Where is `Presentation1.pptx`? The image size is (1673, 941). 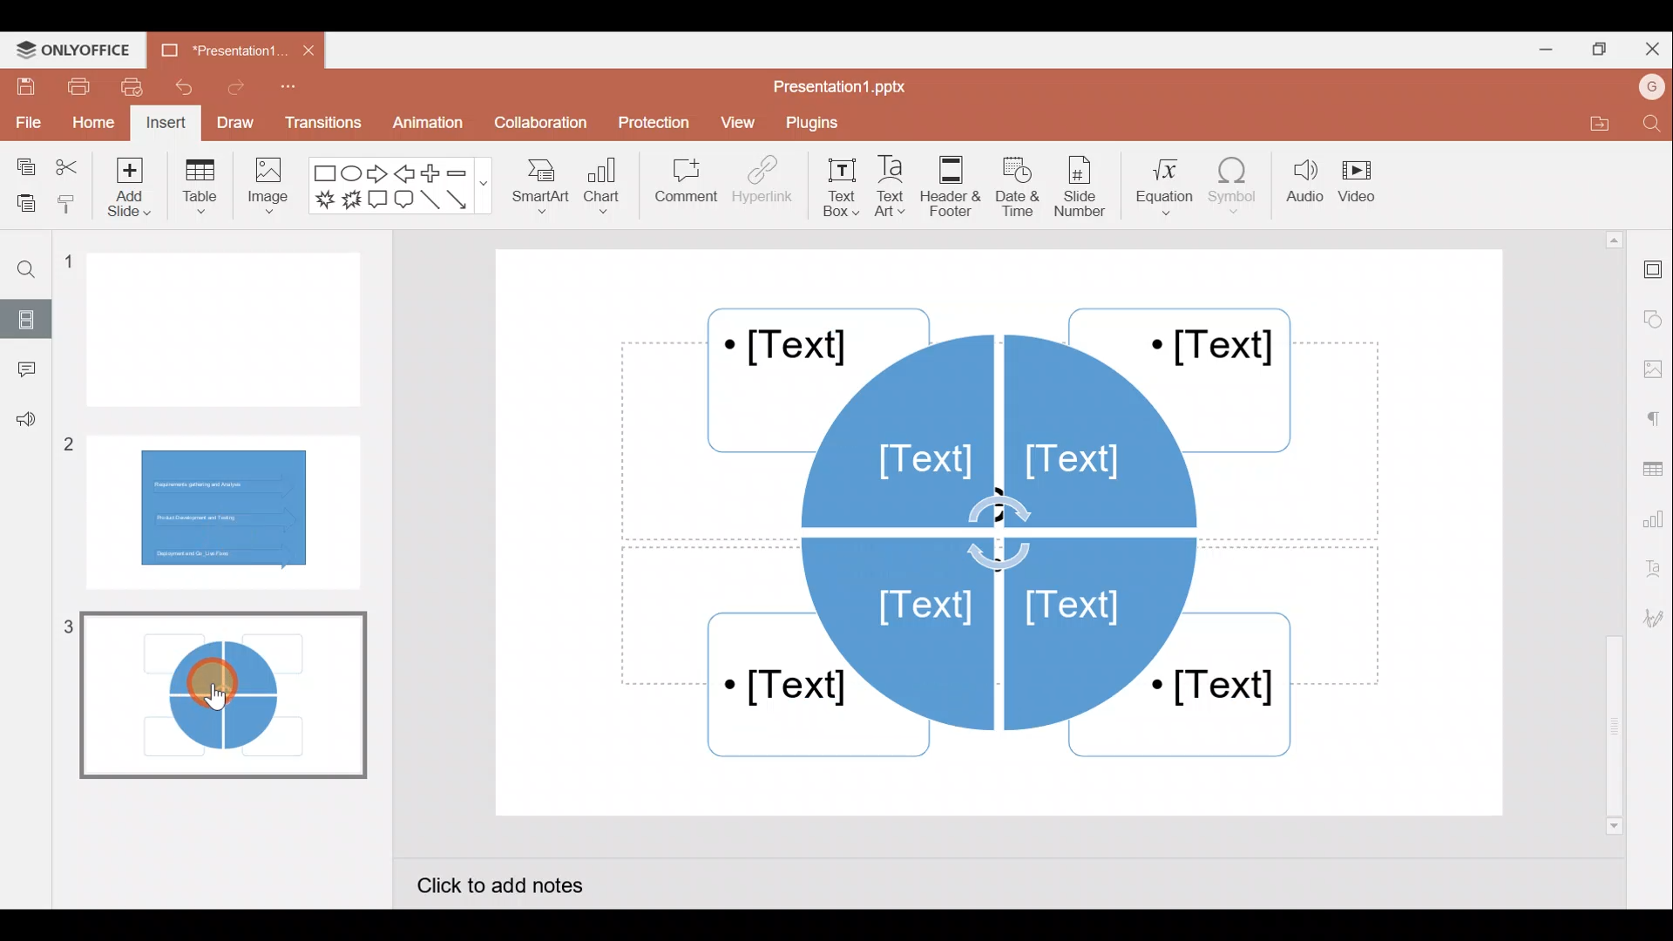 Presentation1.pptx is located at coordinates (843, 87).